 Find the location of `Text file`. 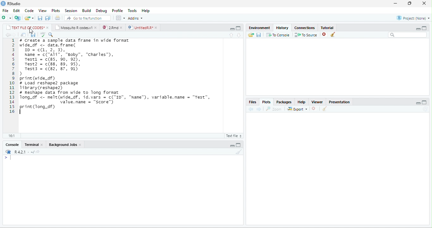

Text file is located at coordinates (233, 135).